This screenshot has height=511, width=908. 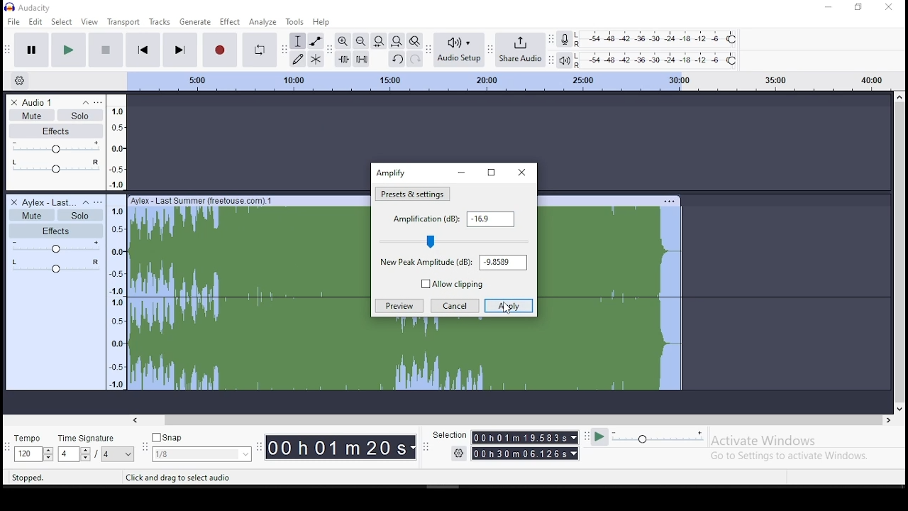 I want to click on playback level, so click(x=656, y=59).